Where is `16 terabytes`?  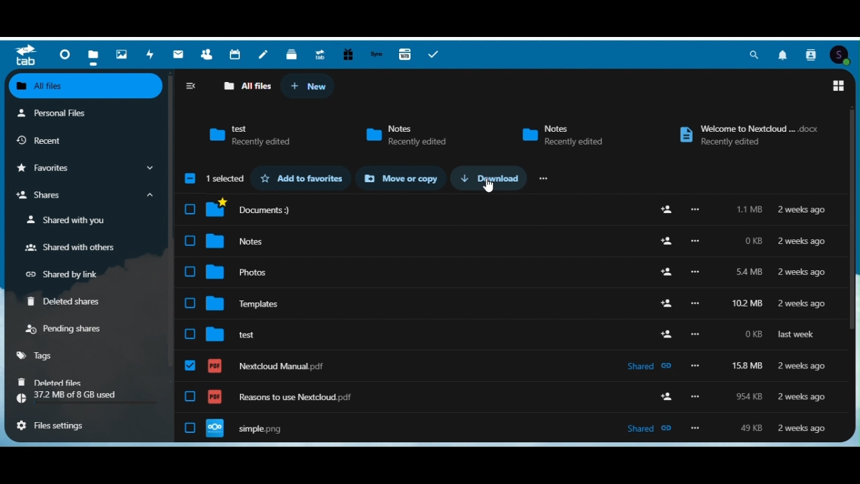
16 terabytes is located at coordinates (405, 54).